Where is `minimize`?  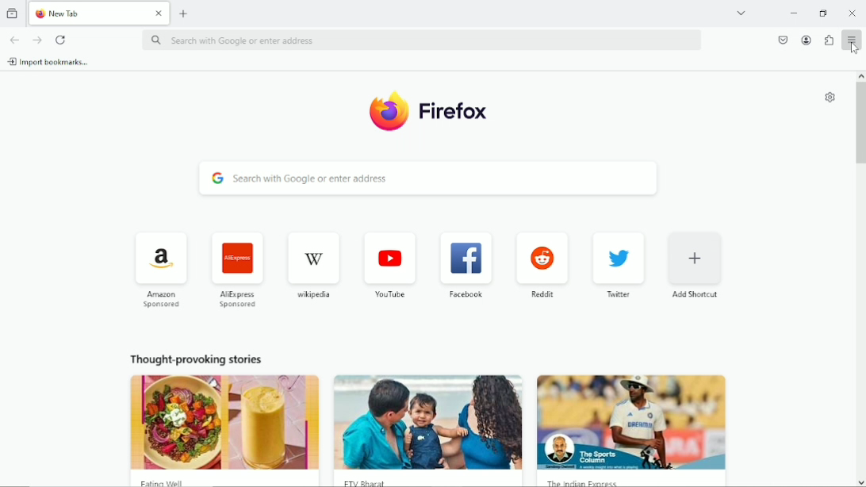
minimize is located at coordinates (795, 13).